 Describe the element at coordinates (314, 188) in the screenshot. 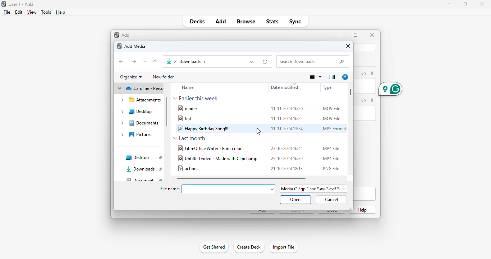

I see `file format` at that location.